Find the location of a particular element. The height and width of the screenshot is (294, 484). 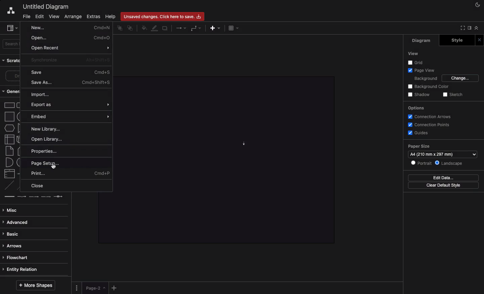

Add is located at coordinates (215, 28).